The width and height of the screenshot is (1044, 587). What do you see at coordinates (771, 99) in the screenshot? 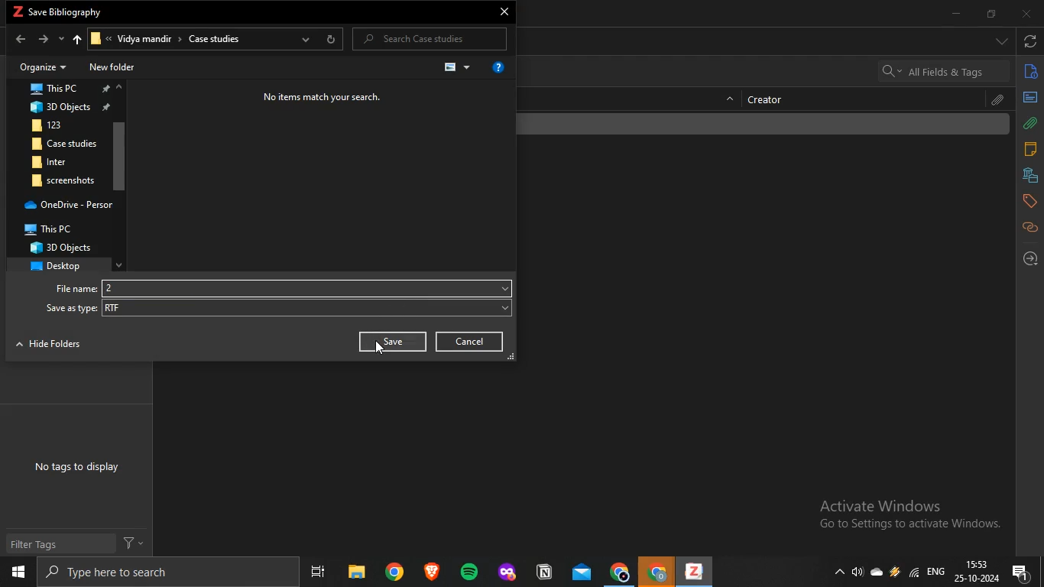
I see `creator` at bounding box center [771, 99].